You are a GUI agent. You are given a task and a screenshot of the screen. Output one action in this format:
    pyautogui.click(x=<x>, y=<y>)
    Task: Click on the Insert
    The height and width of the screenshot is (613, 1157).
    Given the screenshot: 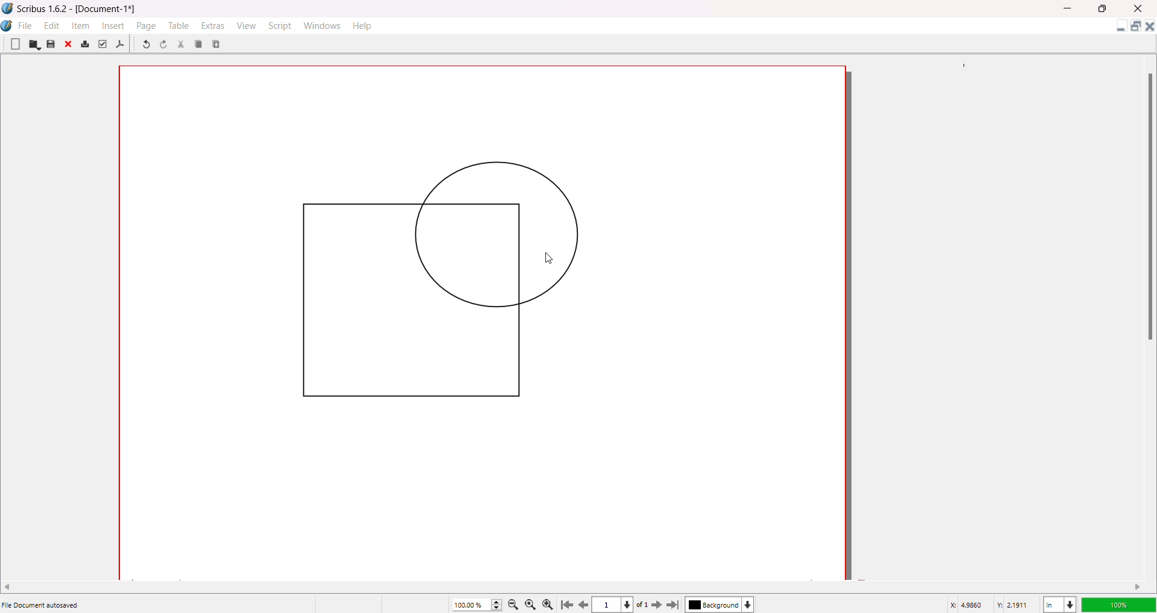 What is the action you would take?
    pyautogui.click(x=114, y=25)
    